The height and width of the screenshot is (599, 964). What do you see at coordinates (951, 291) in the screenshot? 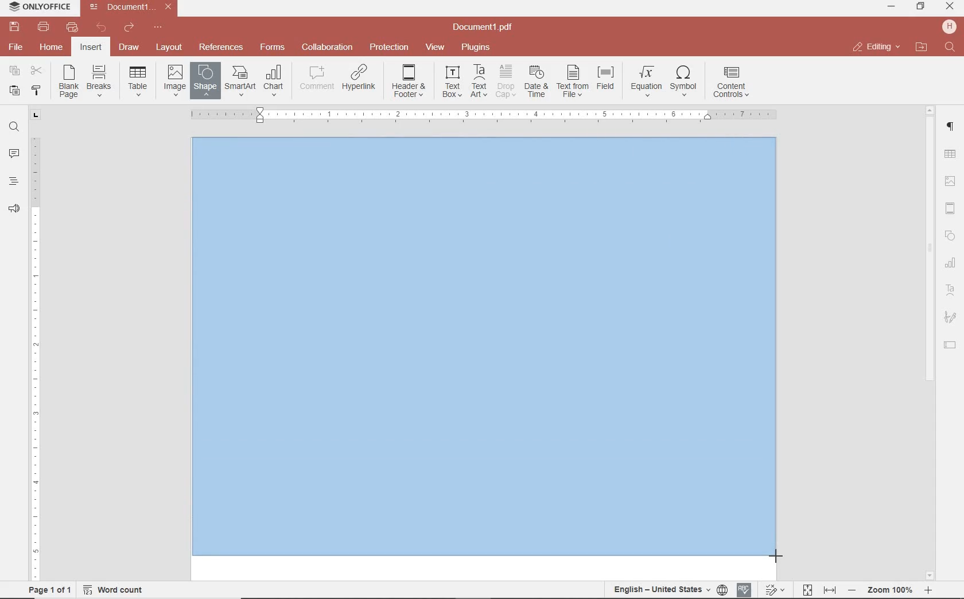
I see `TEXT ART` at bounding box center [951, 291].